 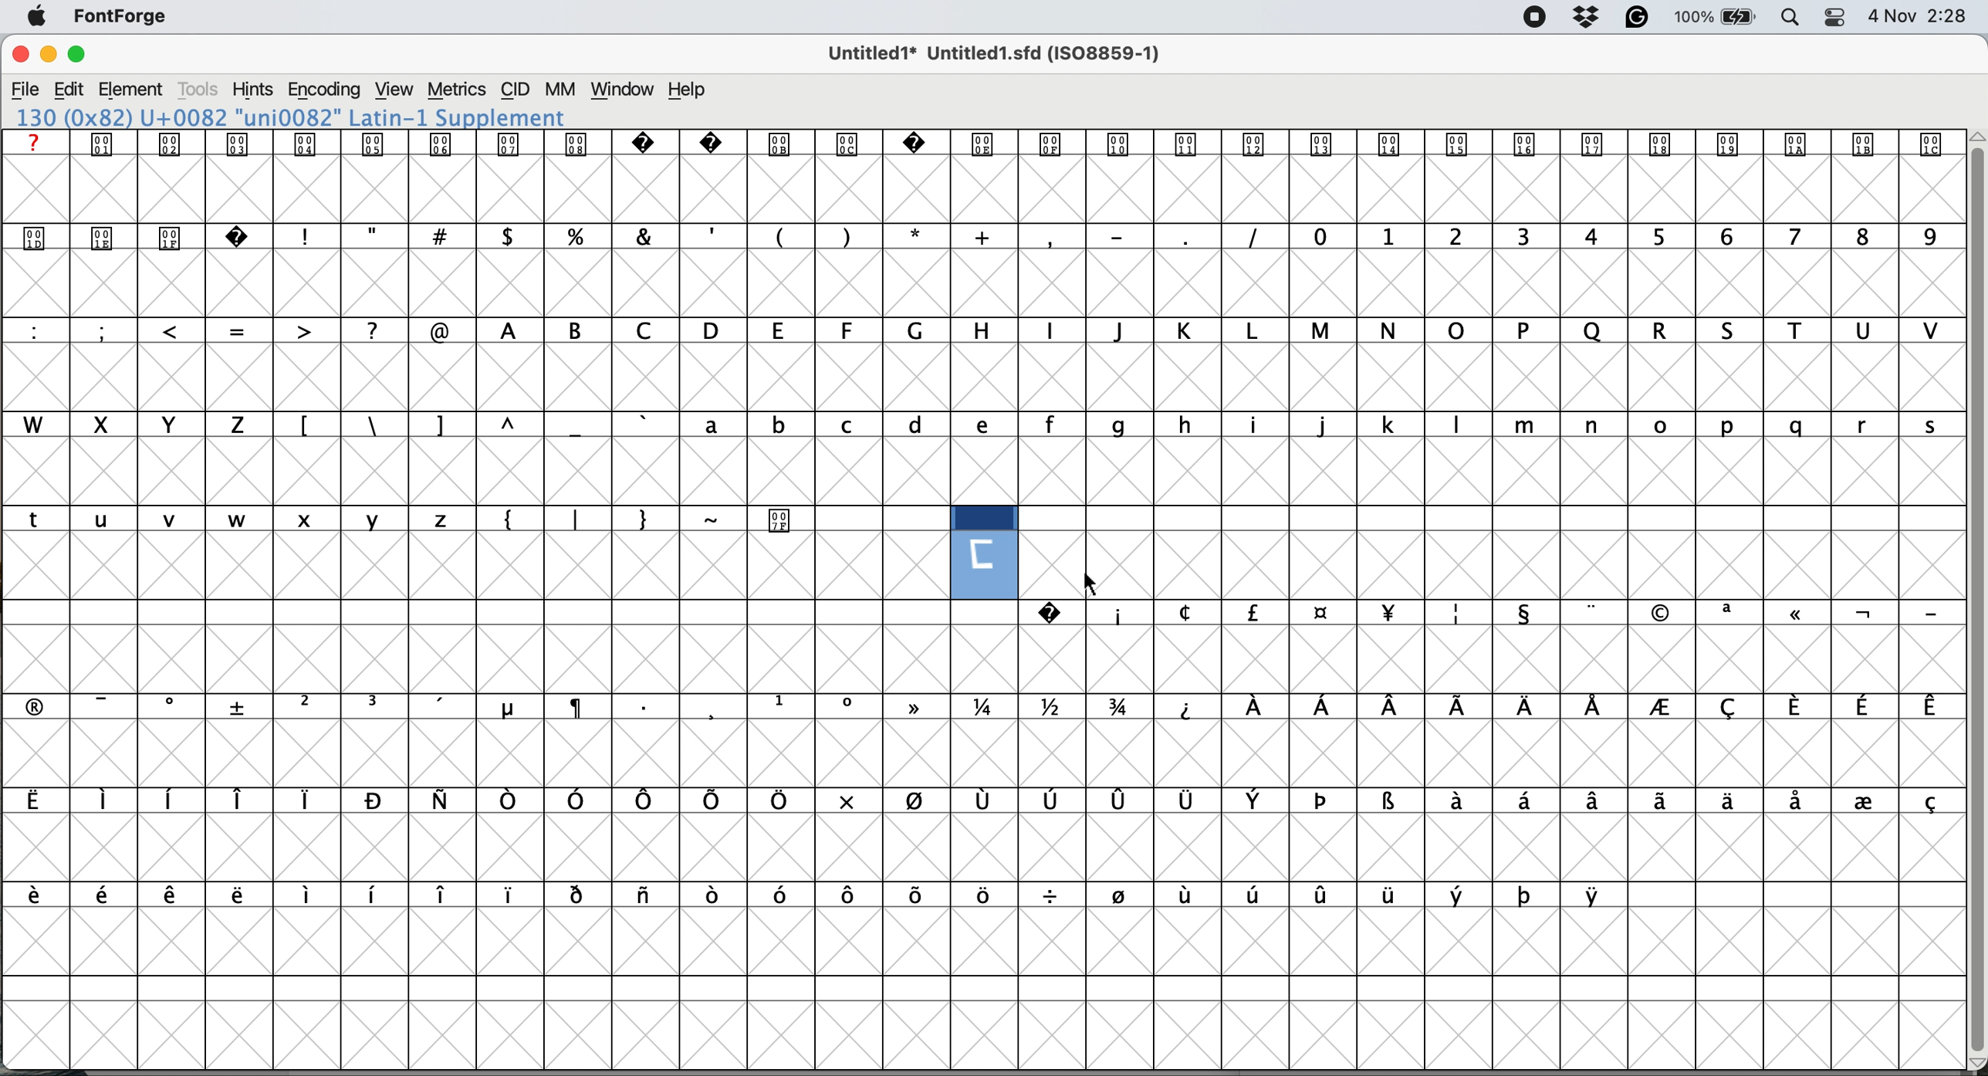 I want to click on battery, so click(x=1713, y=17).